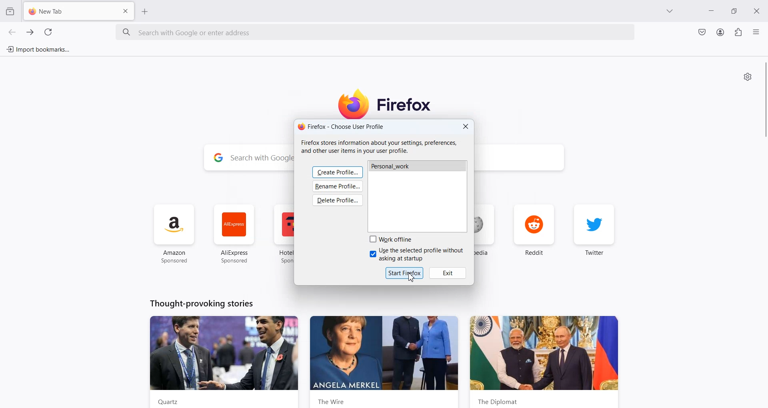 The width and height of the screenshot is (768, 408). What do you see at coordinates (544, 362) in the screenshot?
I see `the diplomat` at bounding box center [544, 362].